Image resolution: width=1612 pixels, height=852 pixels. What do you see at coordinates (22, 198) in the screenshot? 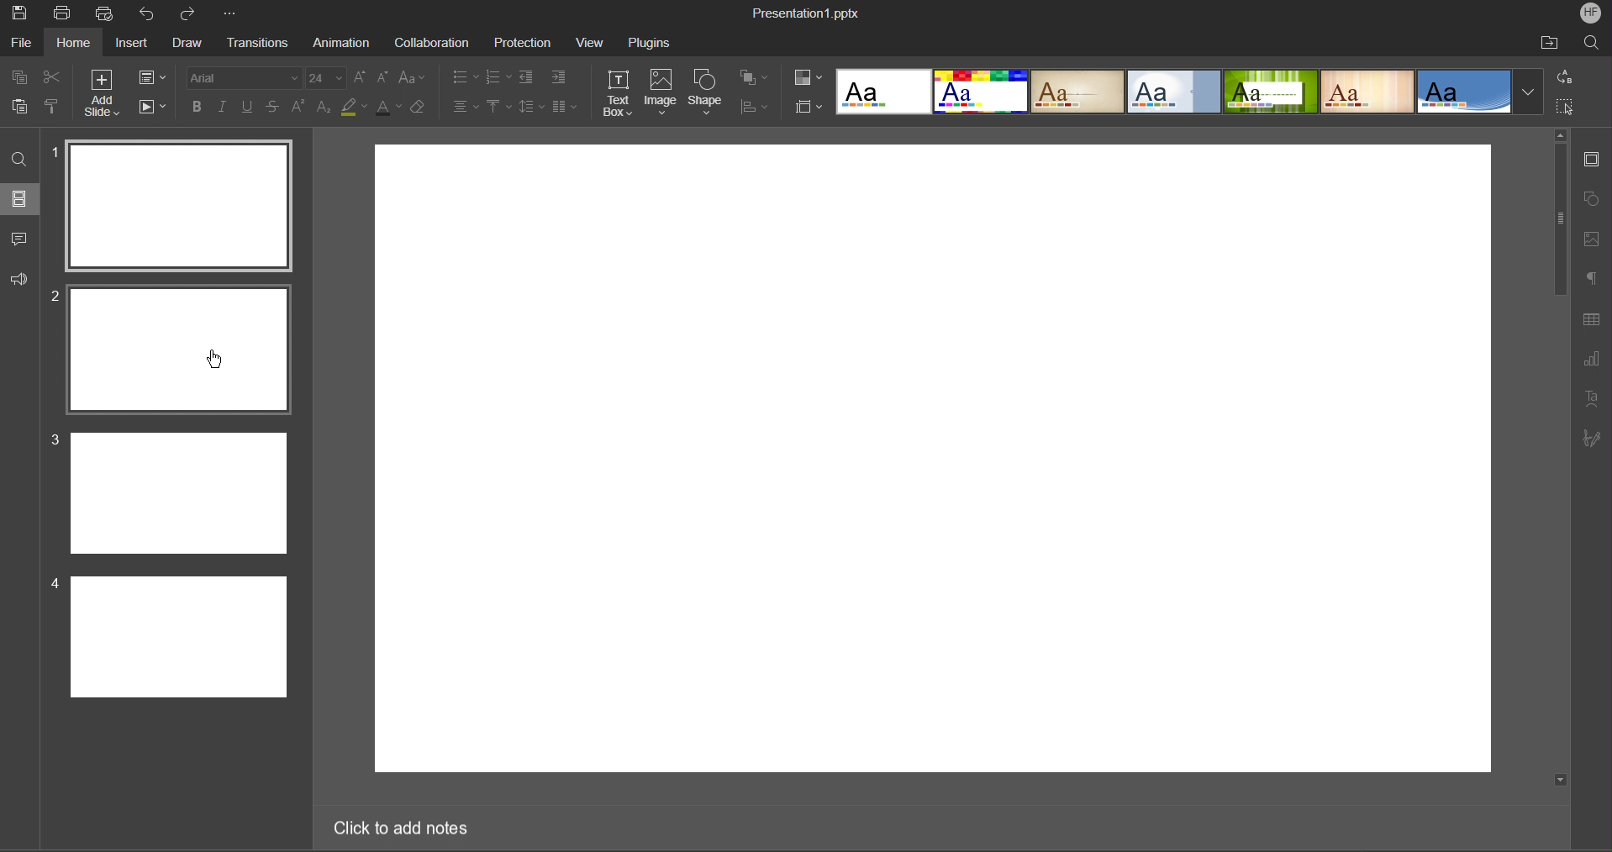
I see `Slides` at bounding box center [22, 198].